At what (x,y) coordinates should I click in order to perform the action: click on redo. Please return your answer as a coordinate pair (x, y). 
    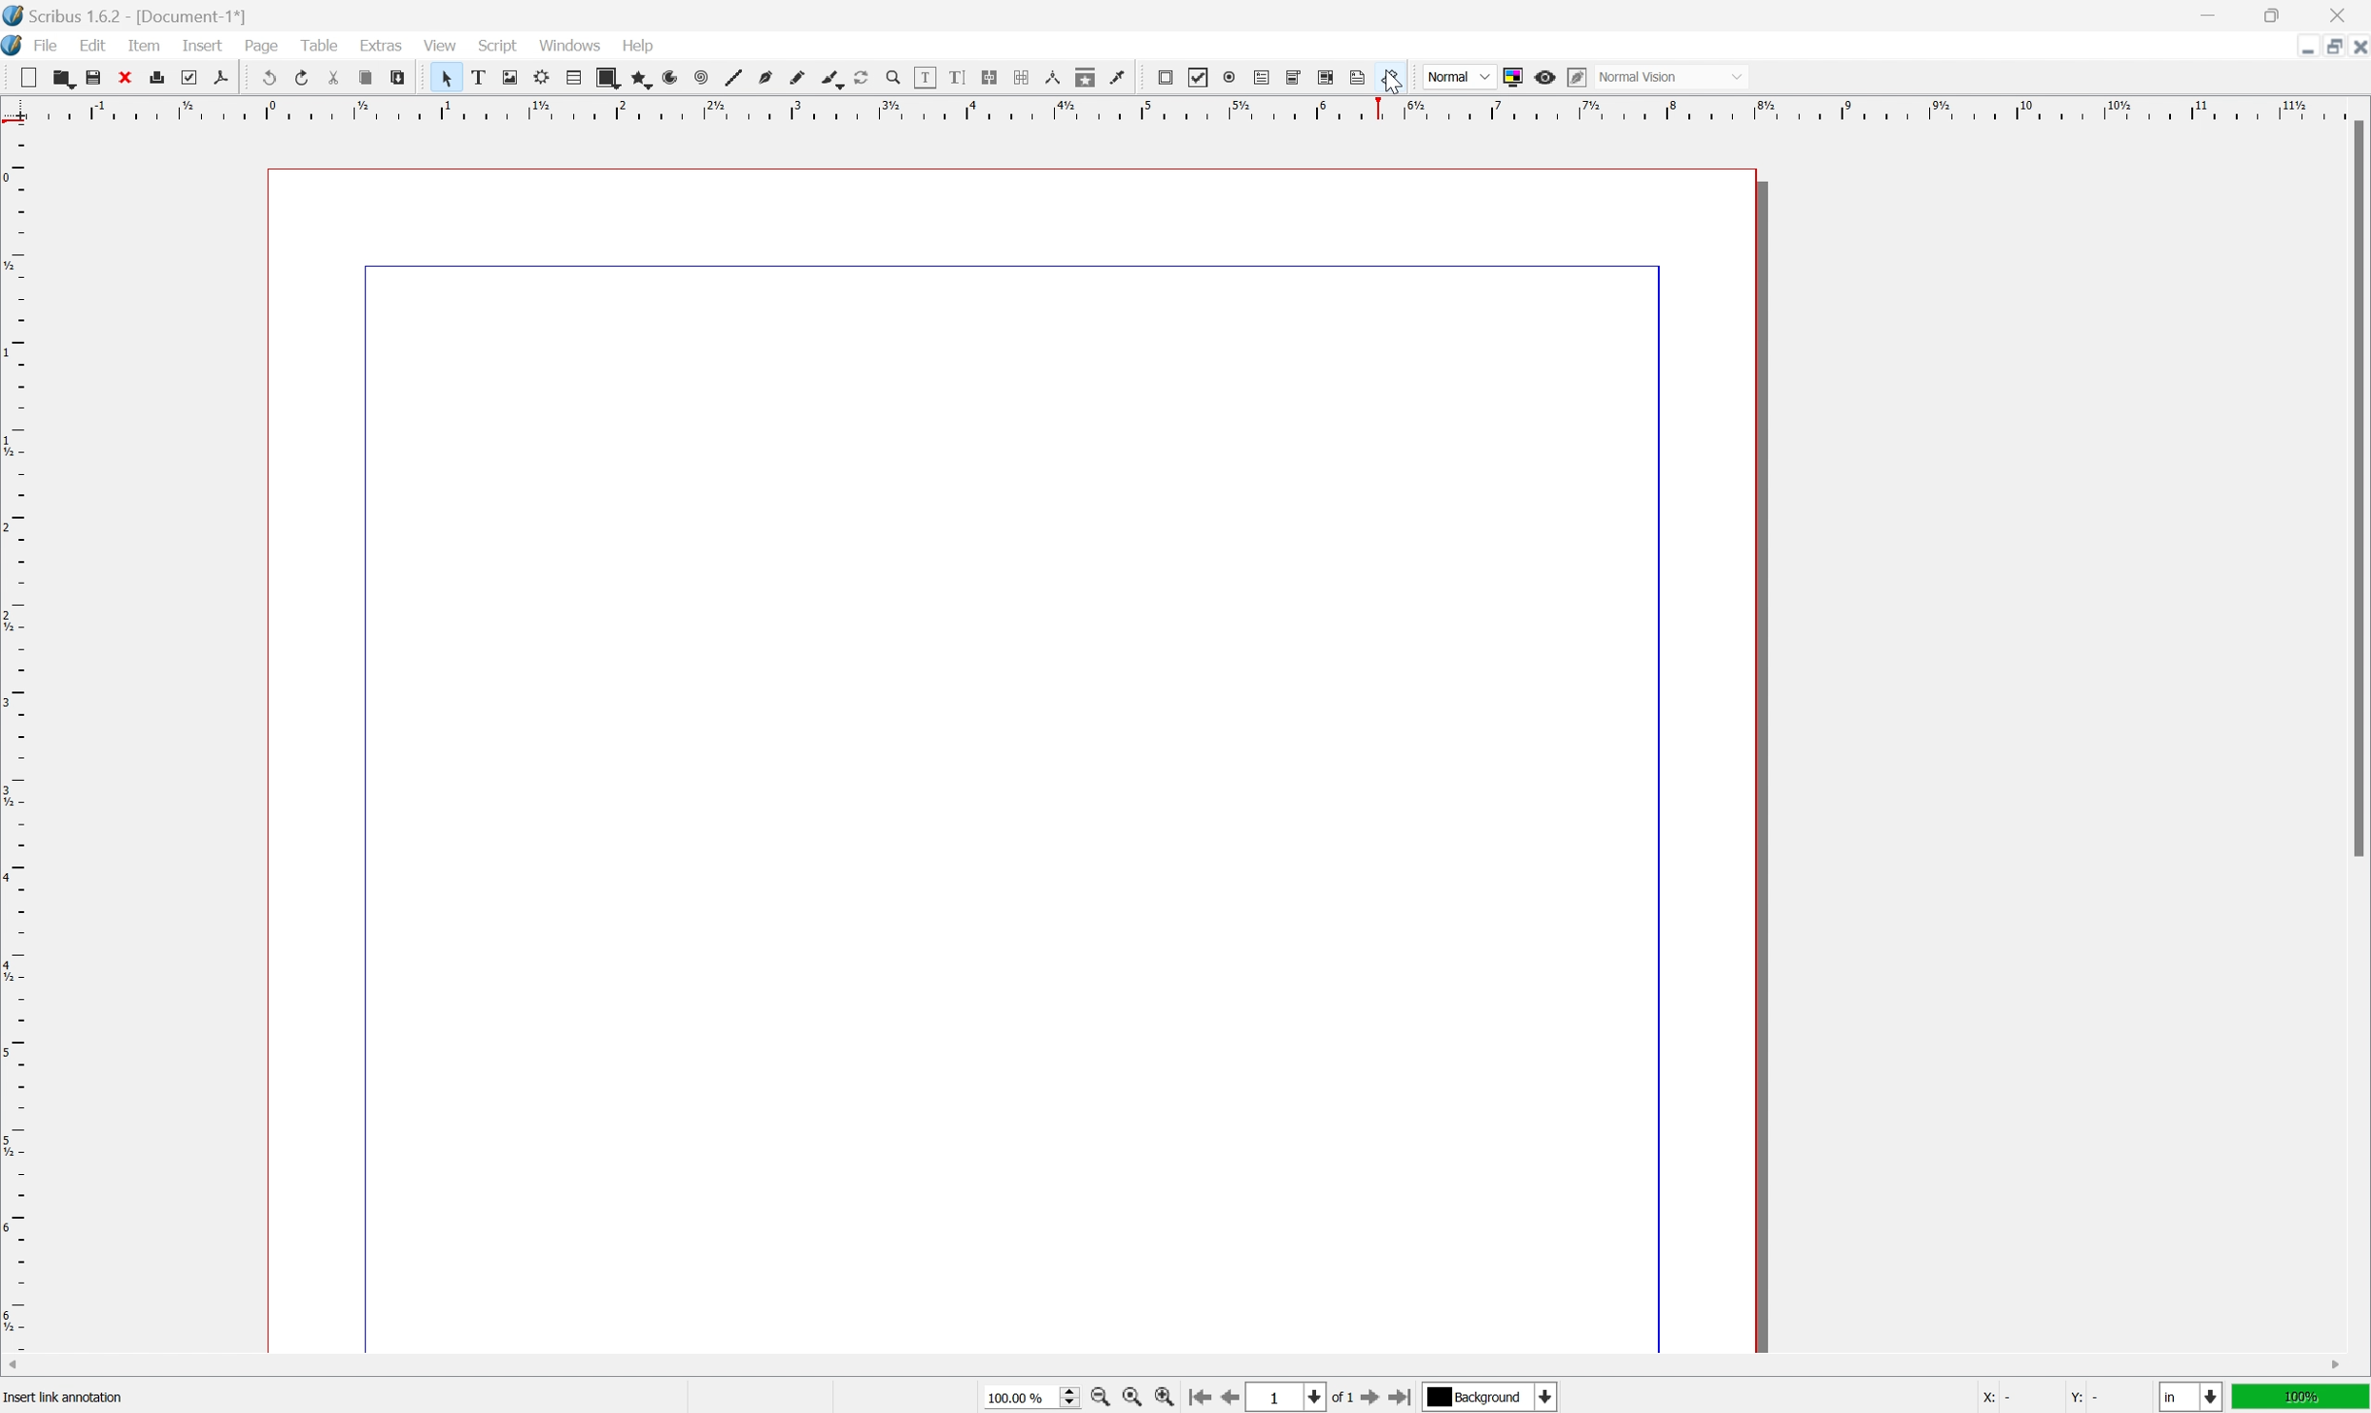
    Looking at the image, I should click on (301, 75).